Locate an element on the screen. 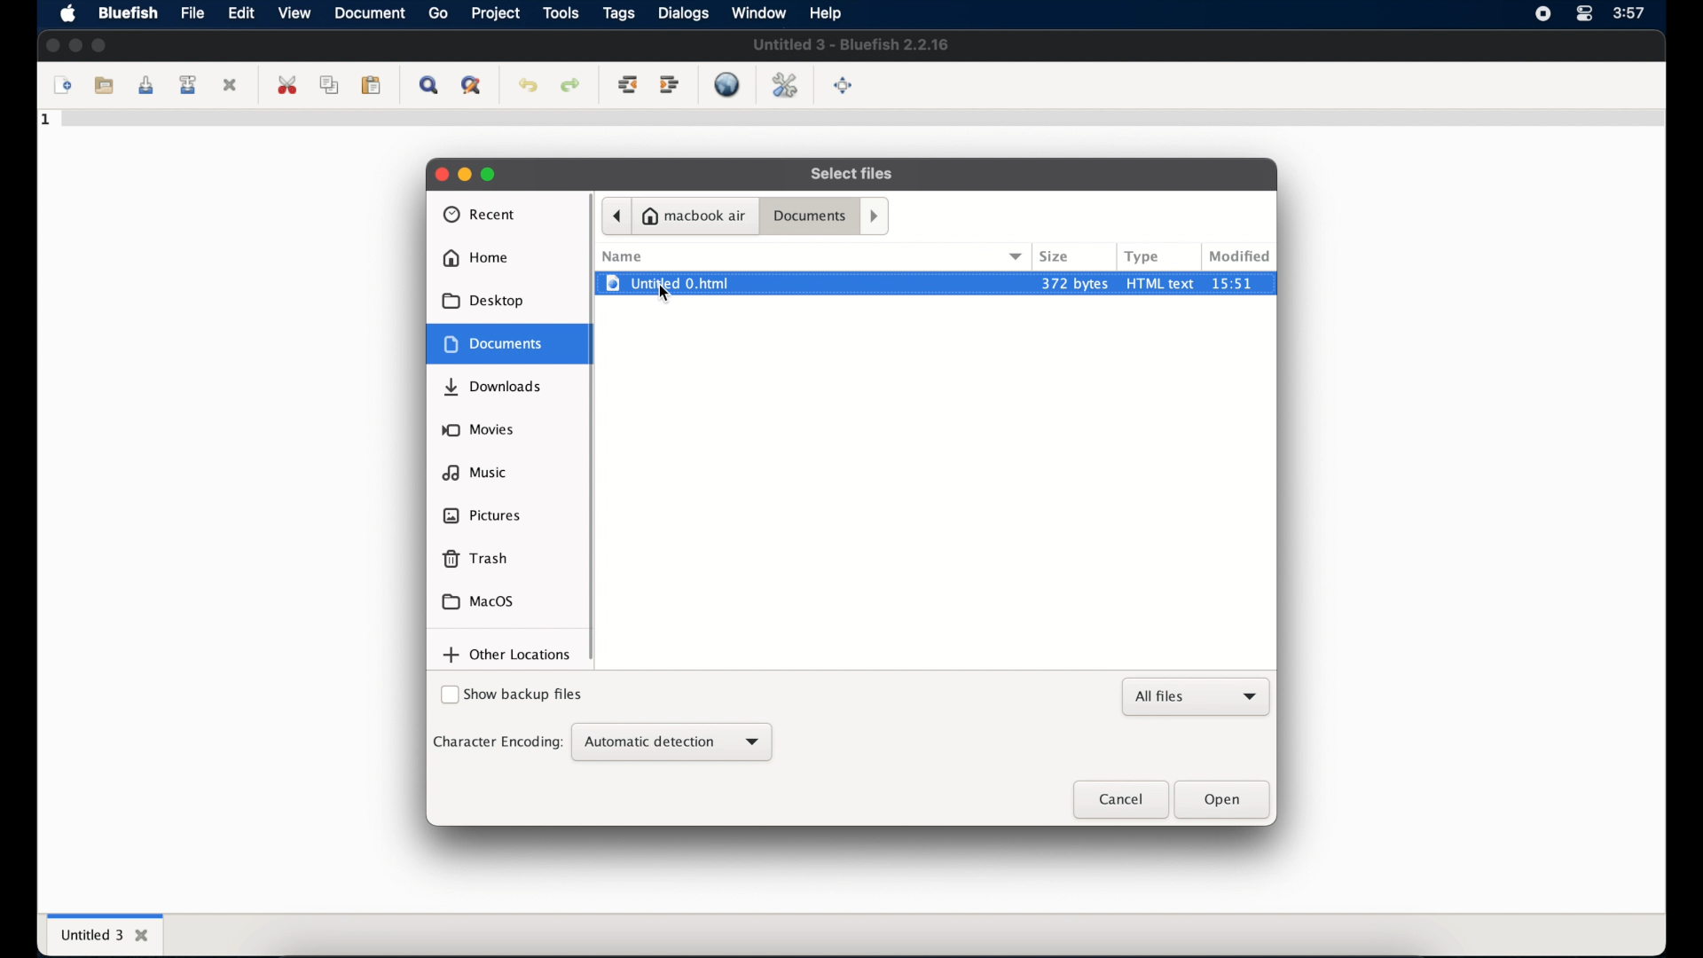 This screenshot has height=958, width=1703. home is located at coordinates (475, 258).